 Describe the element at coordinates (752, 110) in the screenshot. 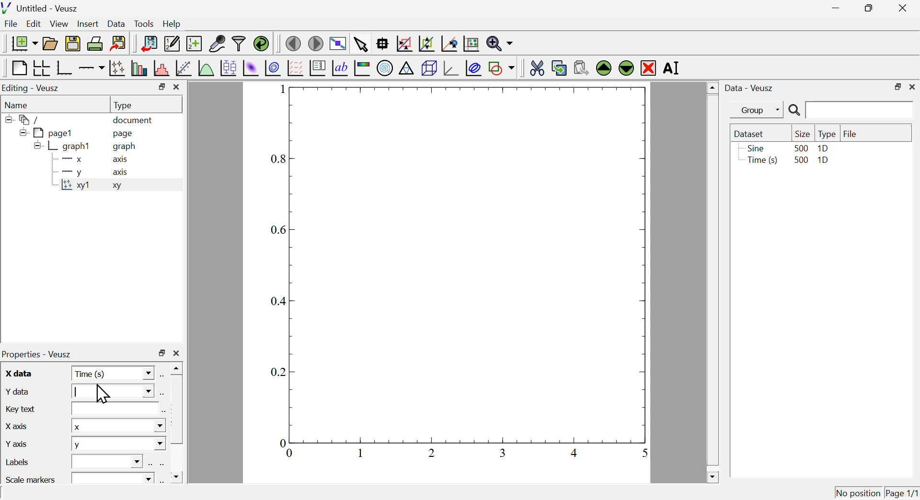

I see `group` at that location.